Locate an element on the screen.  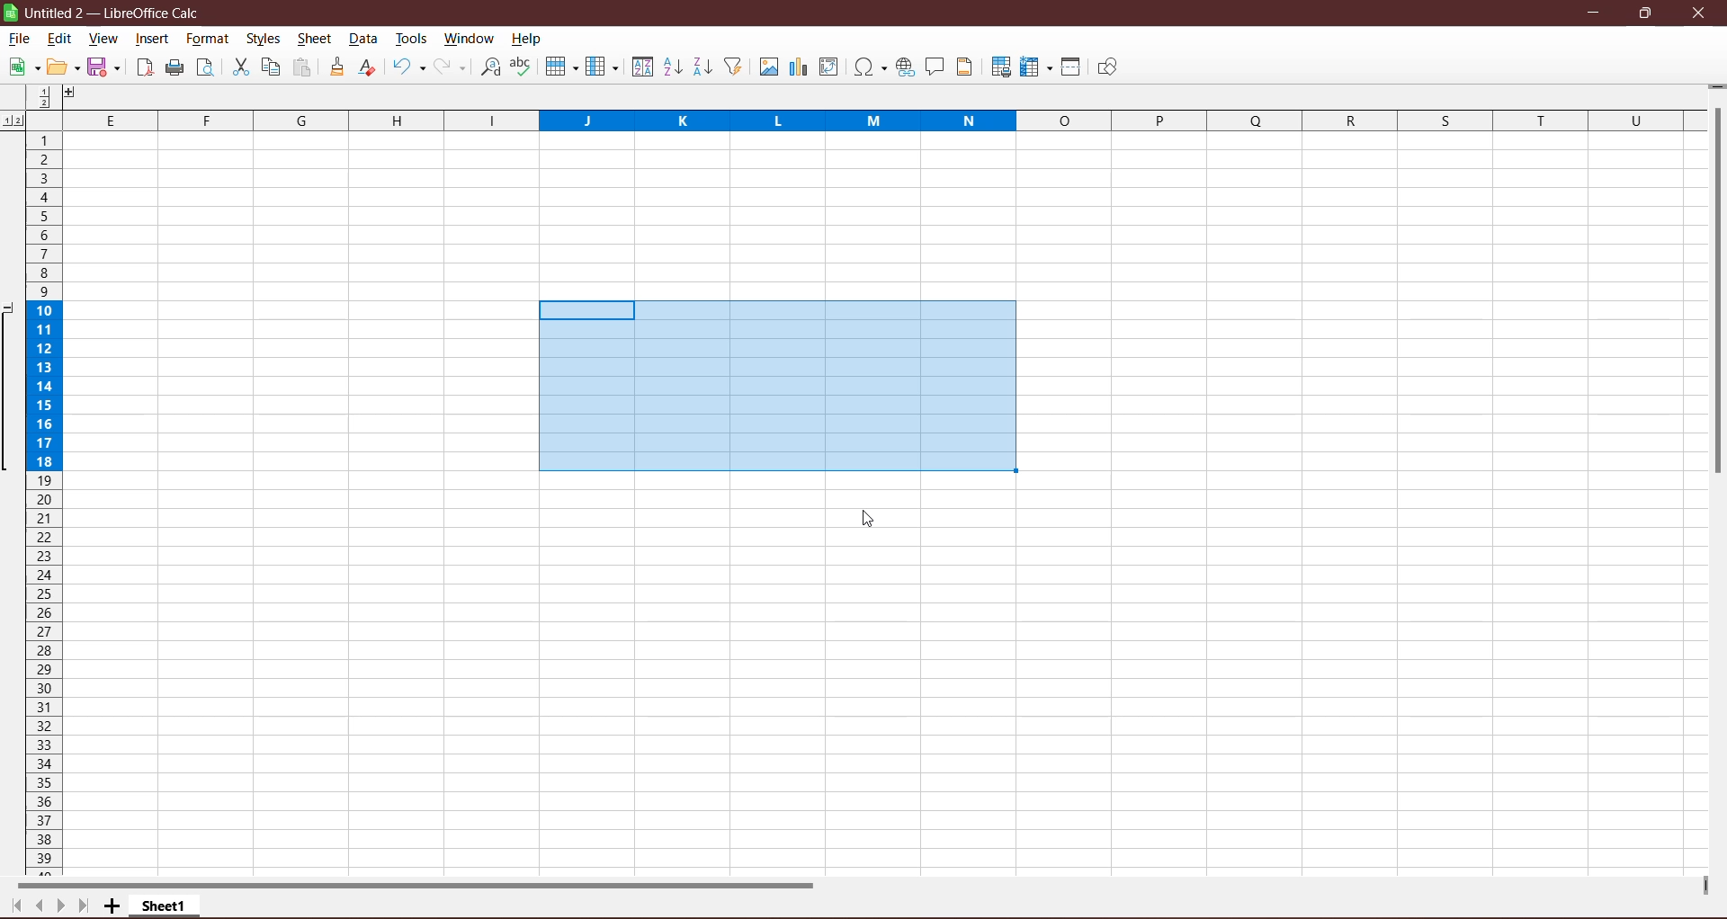
Save is located at coordinates (106, 68).